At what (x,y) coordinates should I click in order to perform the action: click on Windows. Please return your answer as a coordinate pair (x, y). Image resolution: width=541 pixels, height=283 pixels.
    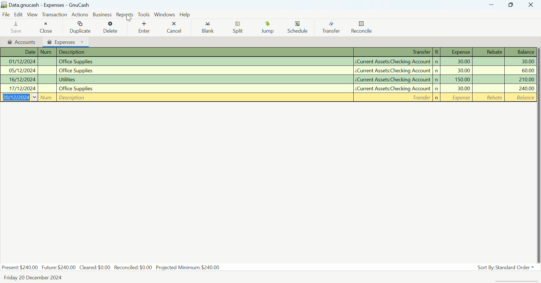
    Looking at the image, I should click on (165, 14).